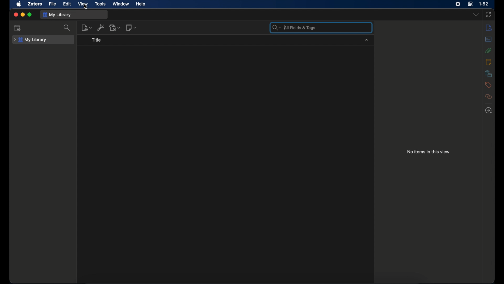  What do you see at coordinates (97, 40) in the screenshot?
I see `title` at bounding box center [97, 40].